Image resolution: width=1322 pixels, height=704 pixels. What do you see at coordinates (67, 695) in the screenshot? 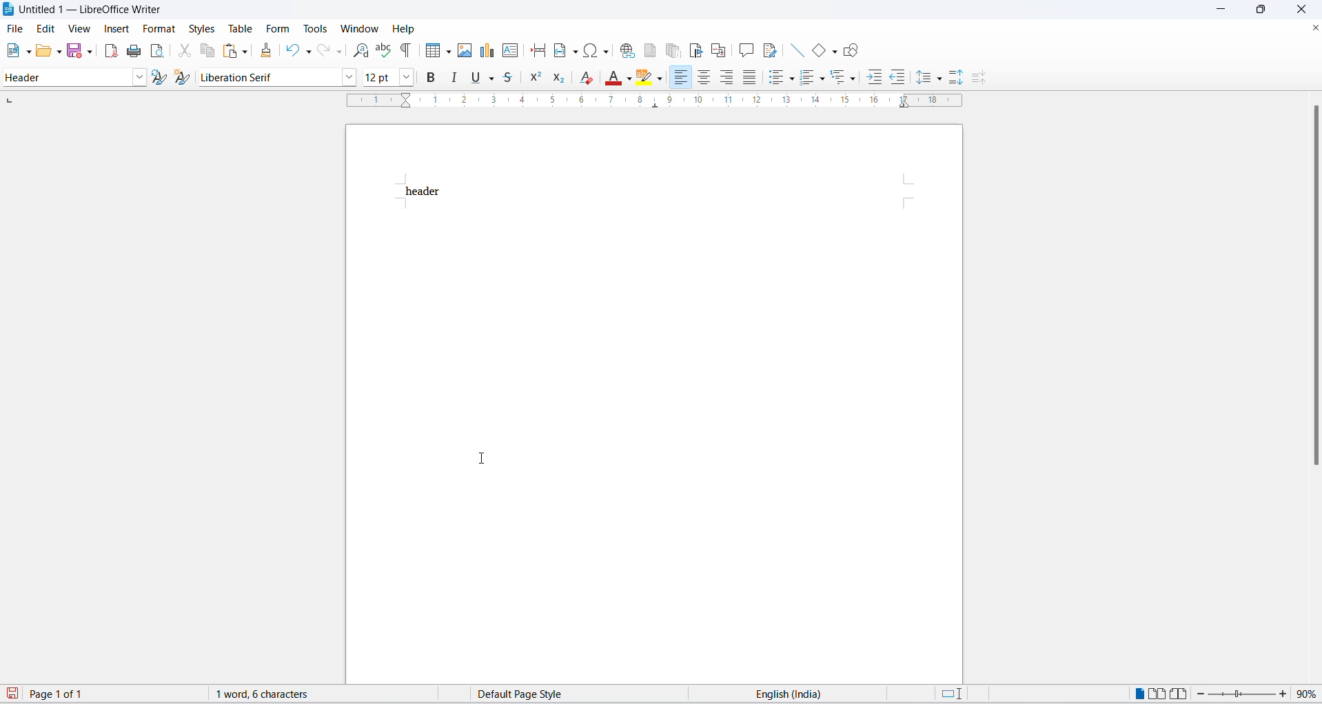
I see `total and current page` at bounding box center [67, 695].